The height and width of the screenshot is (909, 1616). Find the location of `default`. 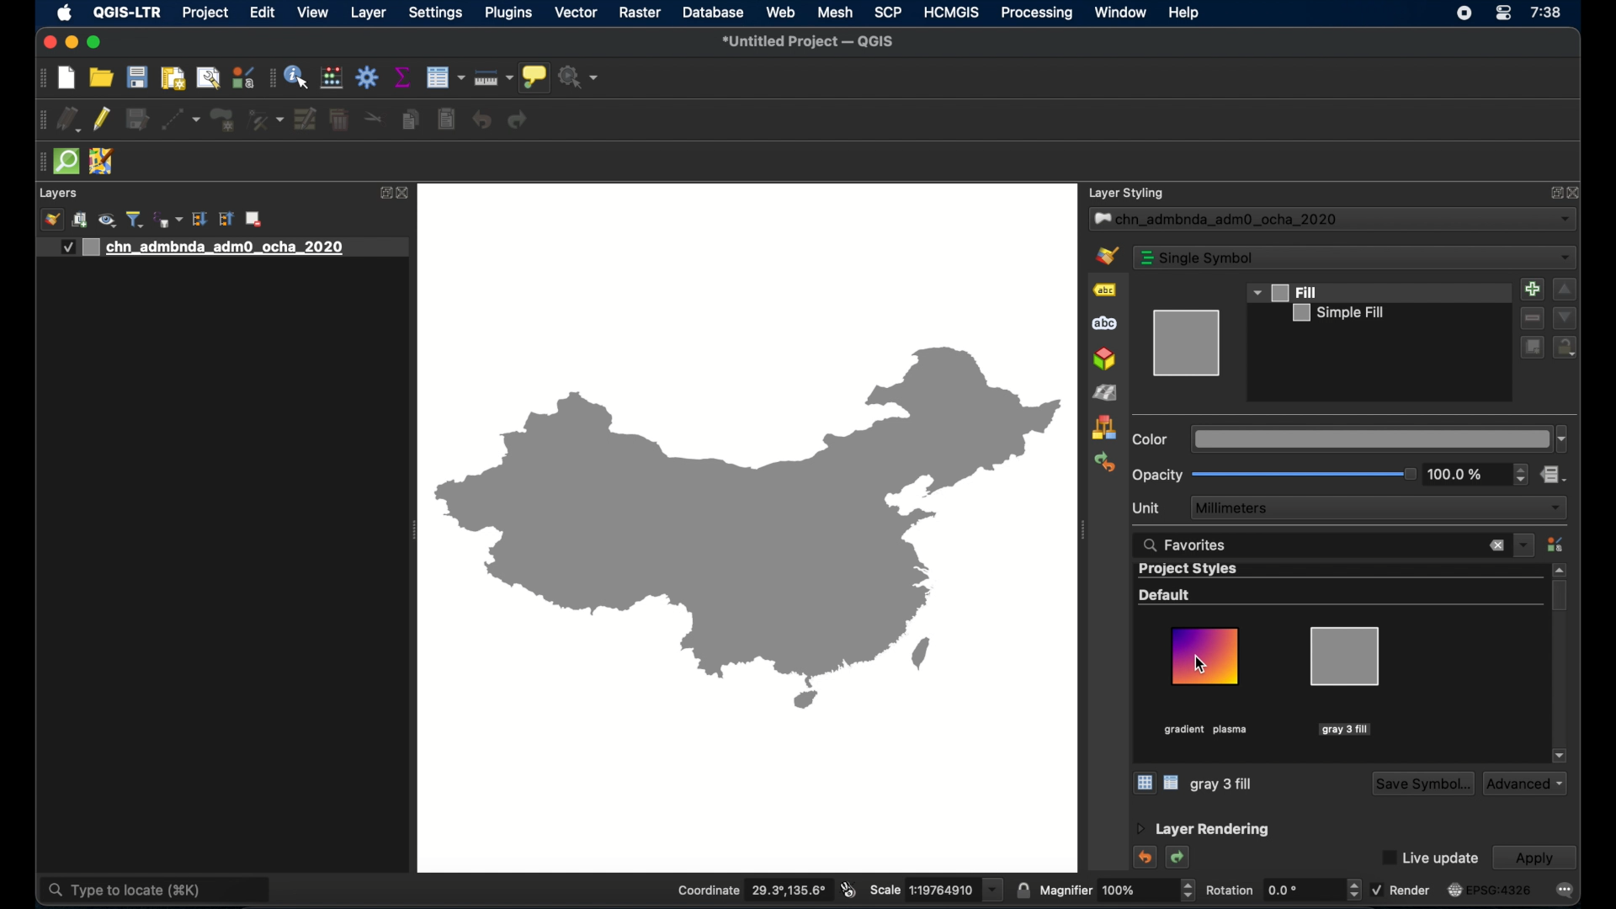

default is located at coordinates (1166, 595).